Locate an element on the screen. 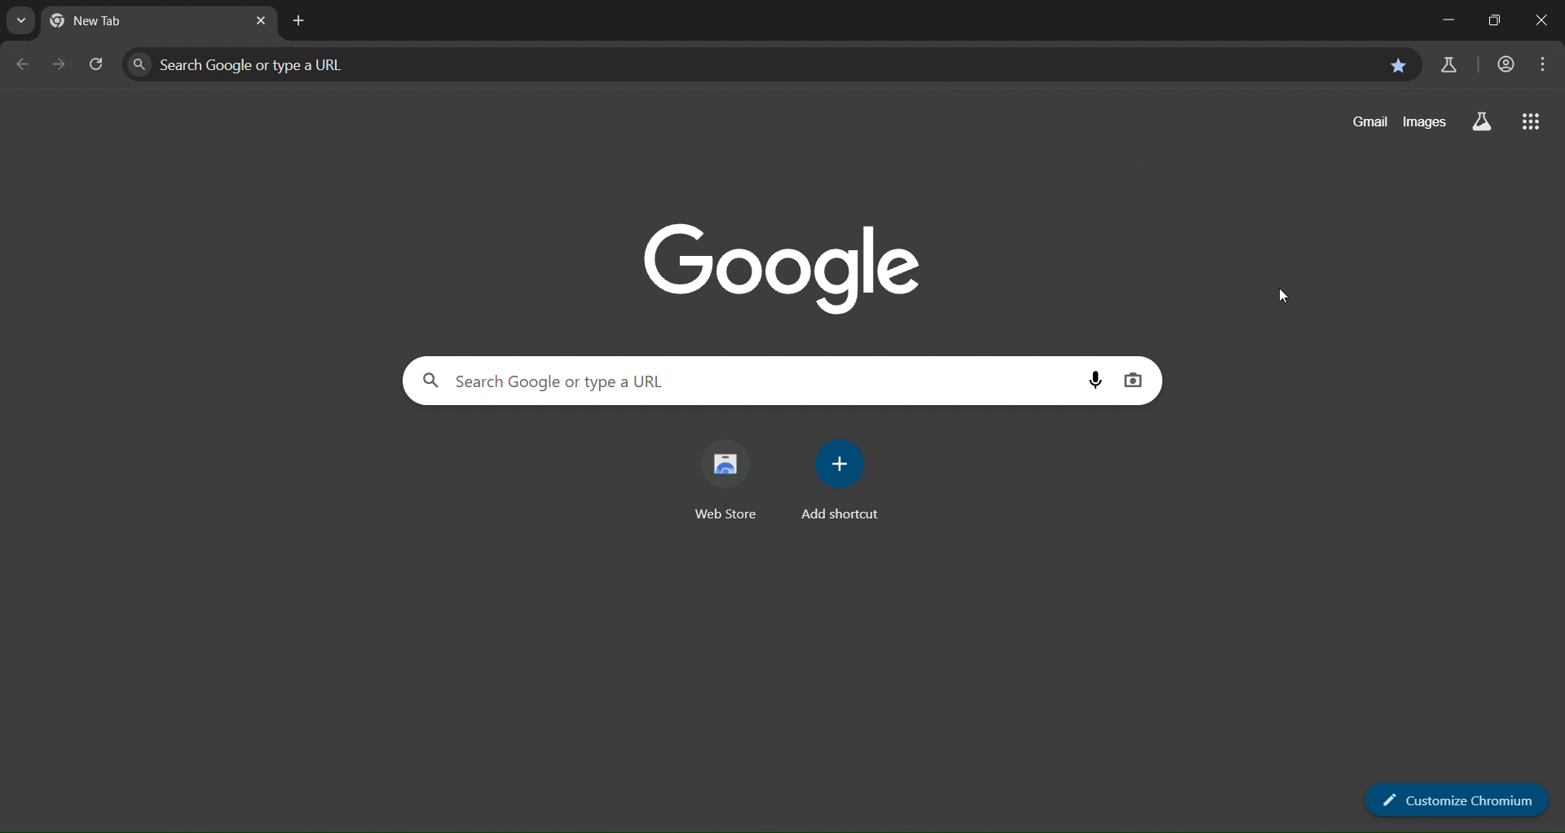  restore down is located at coordinates (1493, 19).